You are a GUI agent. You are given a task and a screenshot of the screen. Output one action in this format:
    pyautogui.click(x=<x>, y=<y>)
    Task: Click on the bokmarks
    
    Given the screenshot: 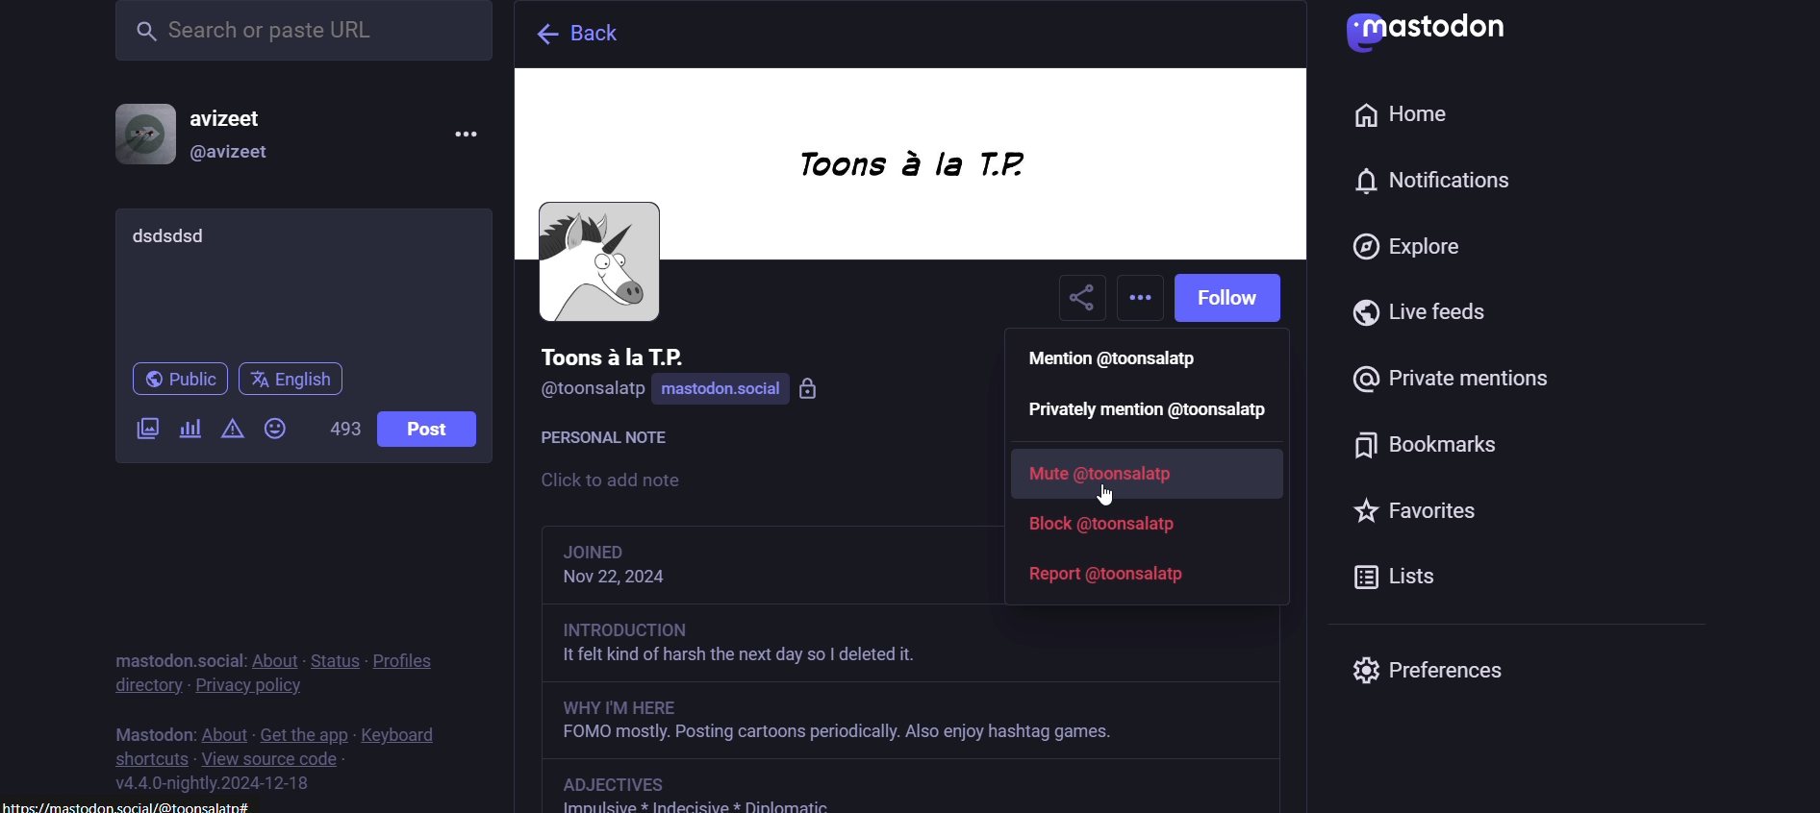 What is the action you would take?
    pyautogui.click(x=1440, y=455)
    